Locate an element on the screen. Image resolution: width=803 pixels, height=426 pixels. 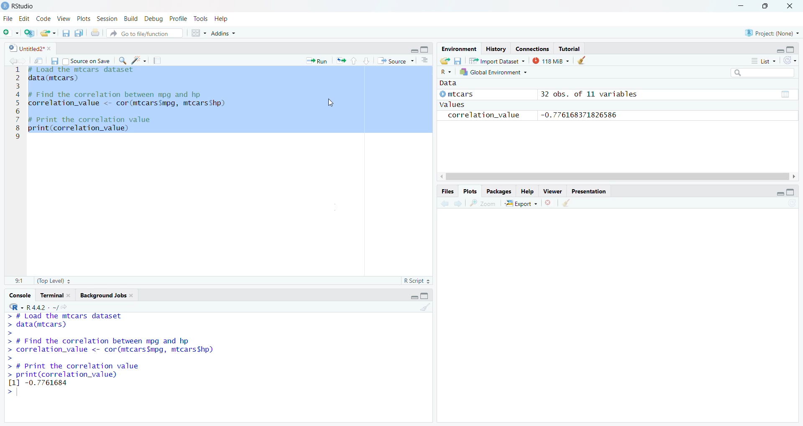
Maximize is located at coordinates (792, 49).